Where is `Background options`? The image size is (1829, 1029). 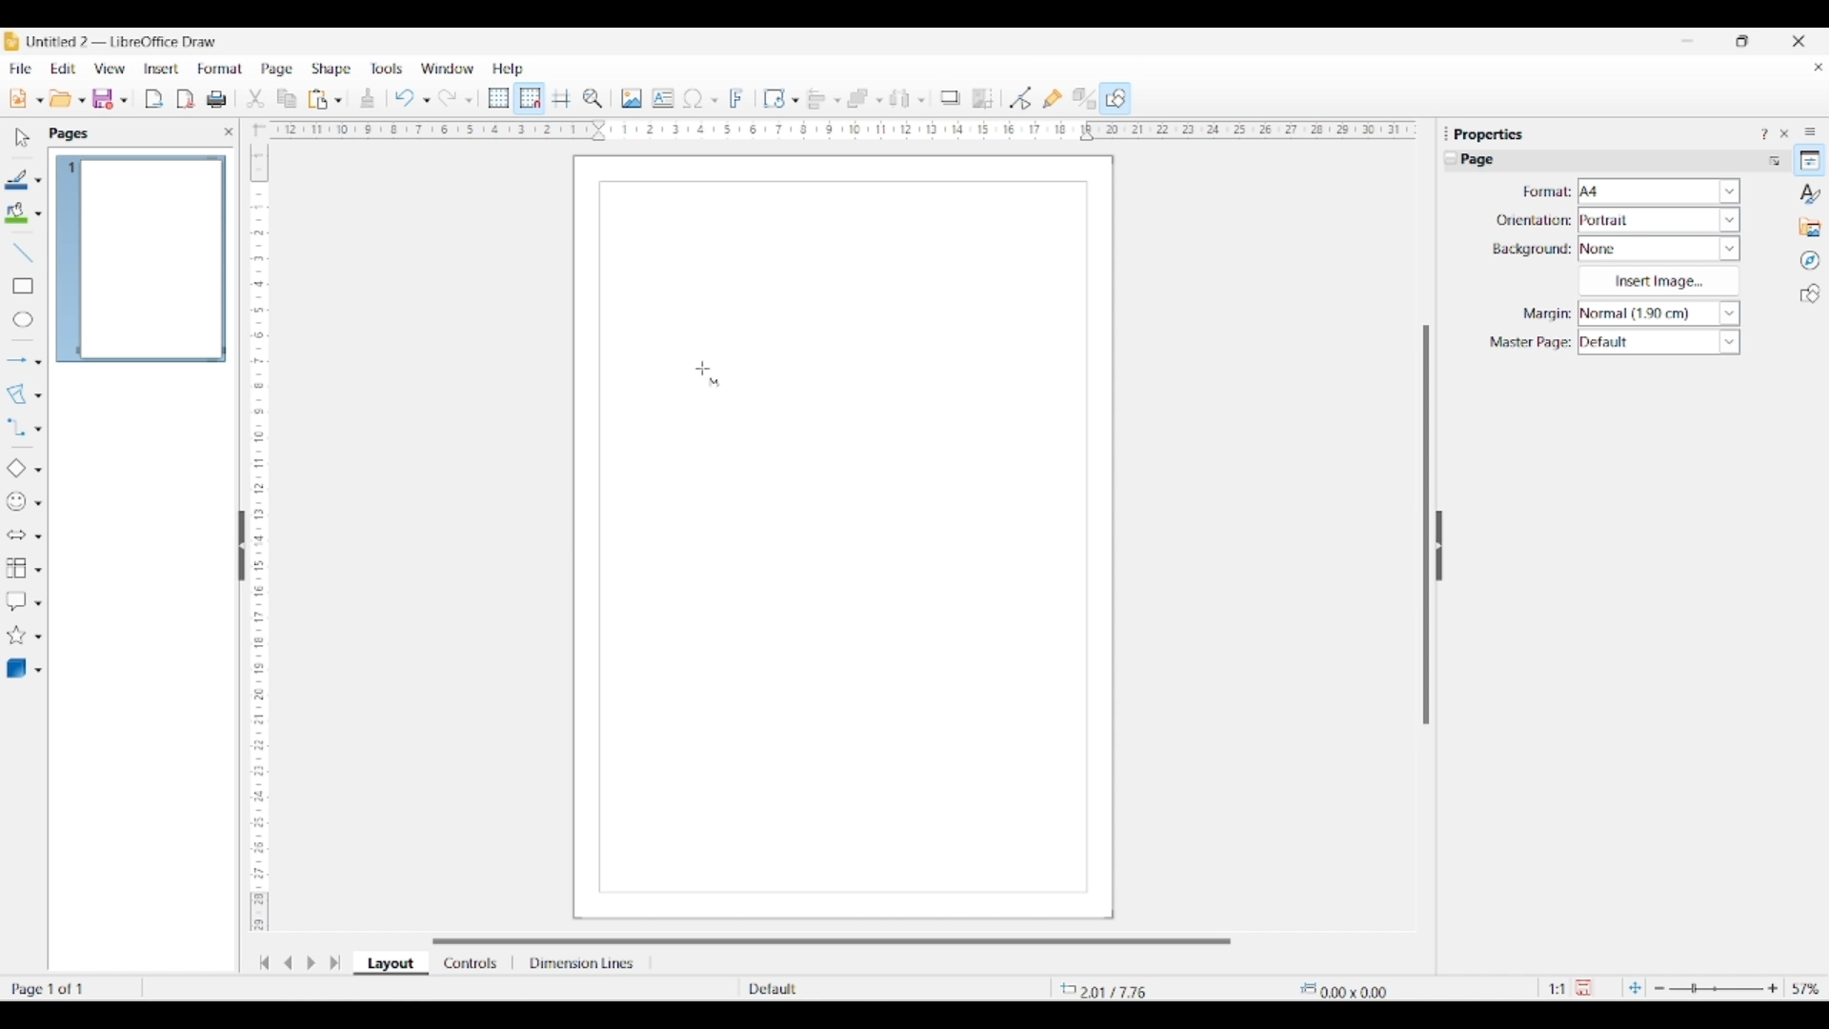 Background options is located at coordinates (1659, 249).